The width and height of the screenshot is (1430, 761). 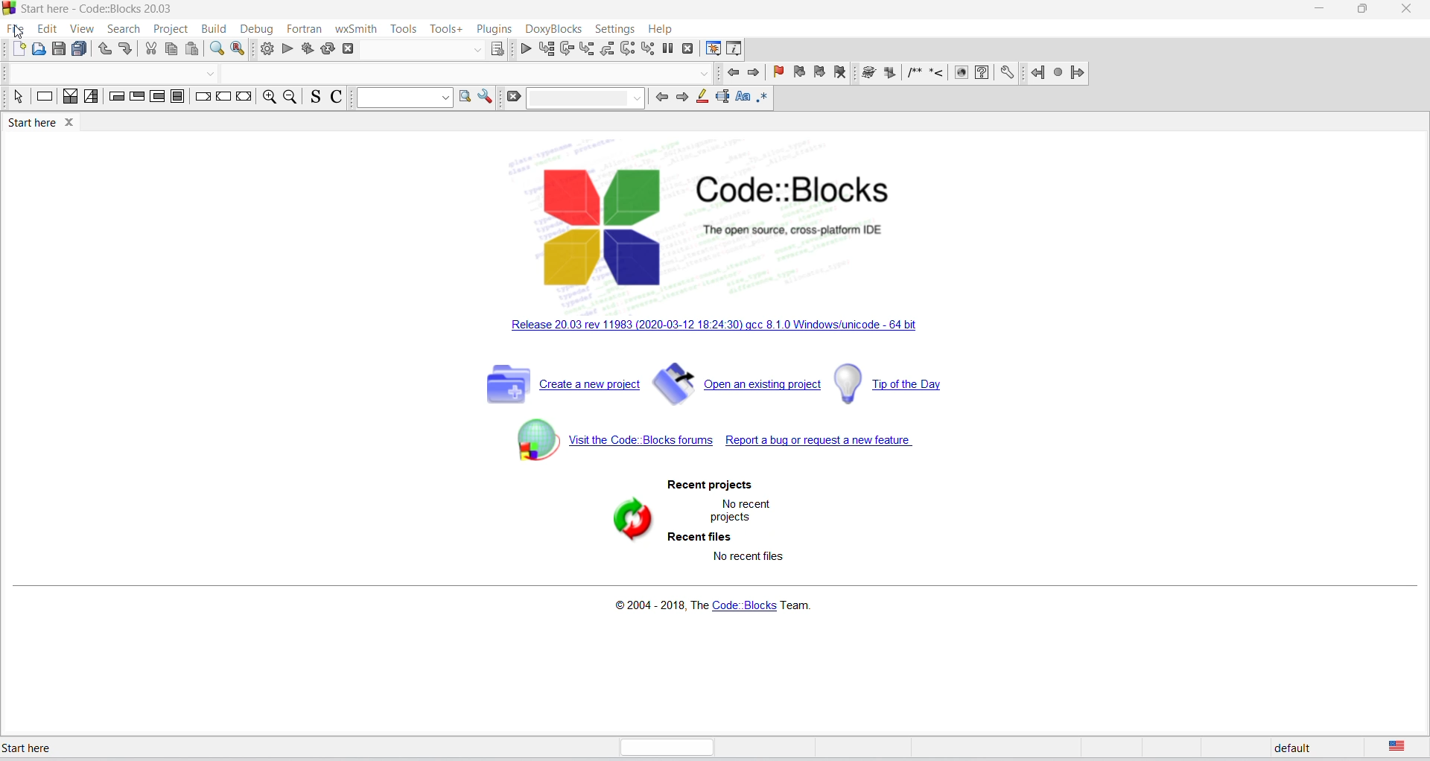 I want to click on new file, so click(x=19, y=51).